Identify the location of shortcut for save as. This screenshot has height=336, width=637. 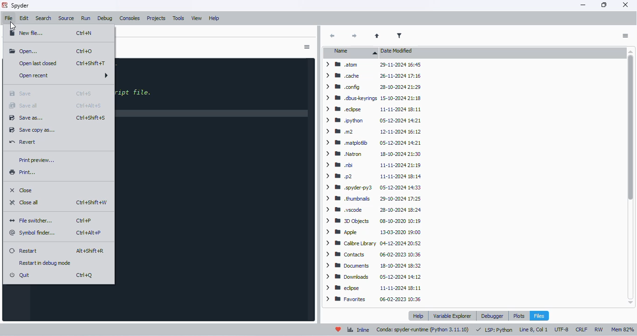
(91, 118).